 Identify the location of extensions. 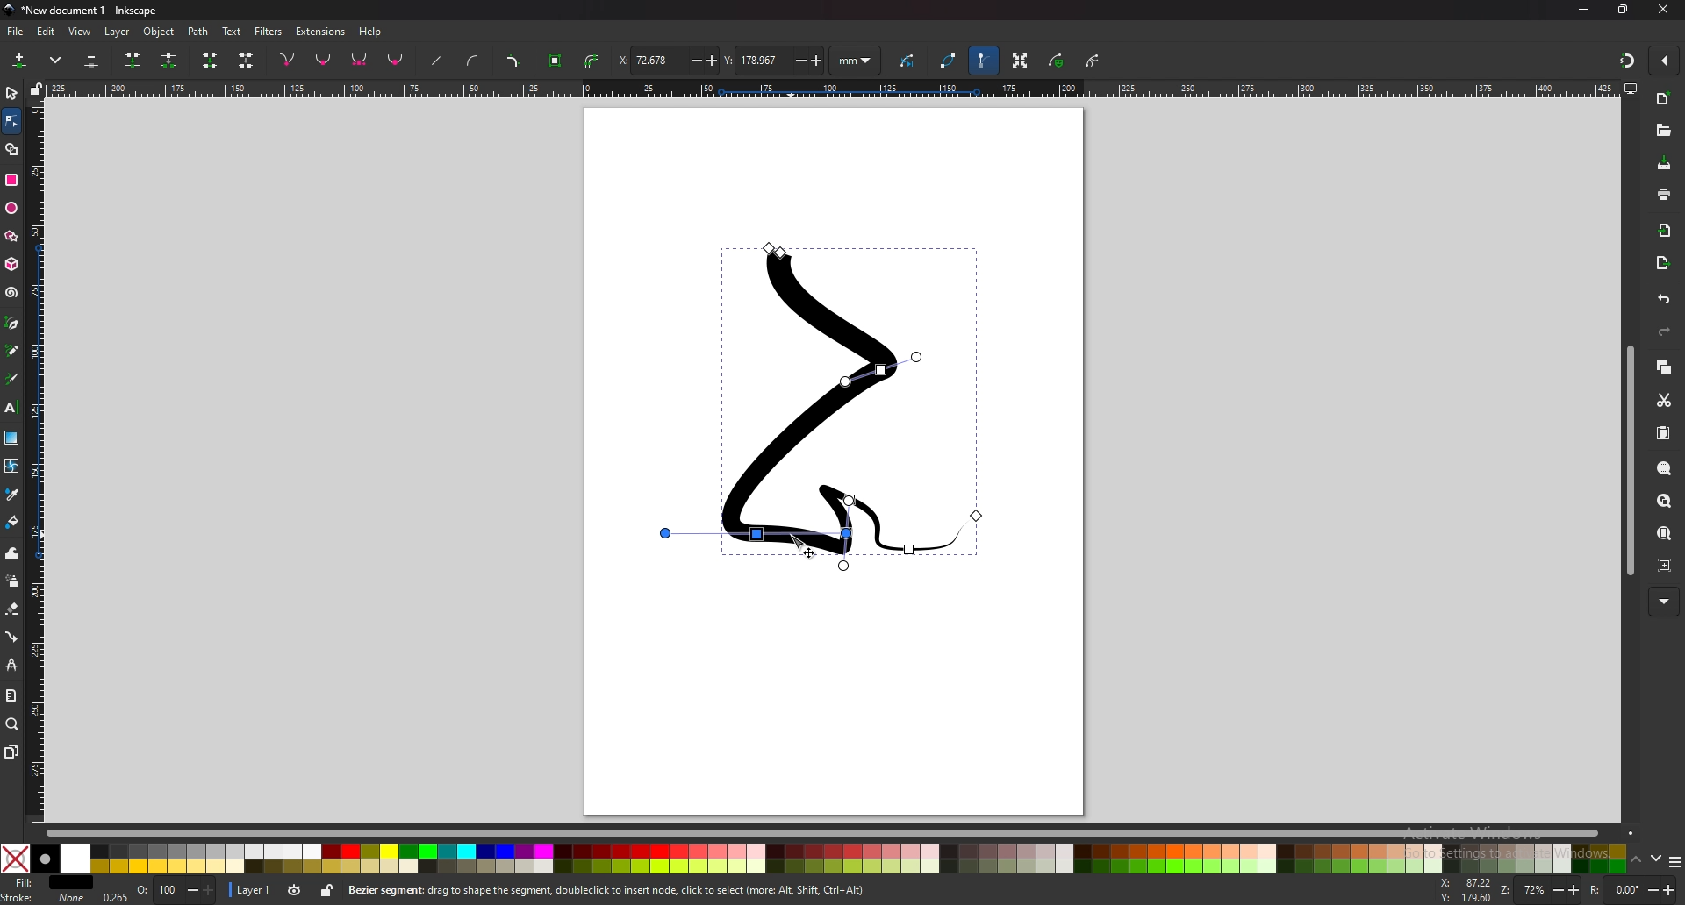
(319, 32).